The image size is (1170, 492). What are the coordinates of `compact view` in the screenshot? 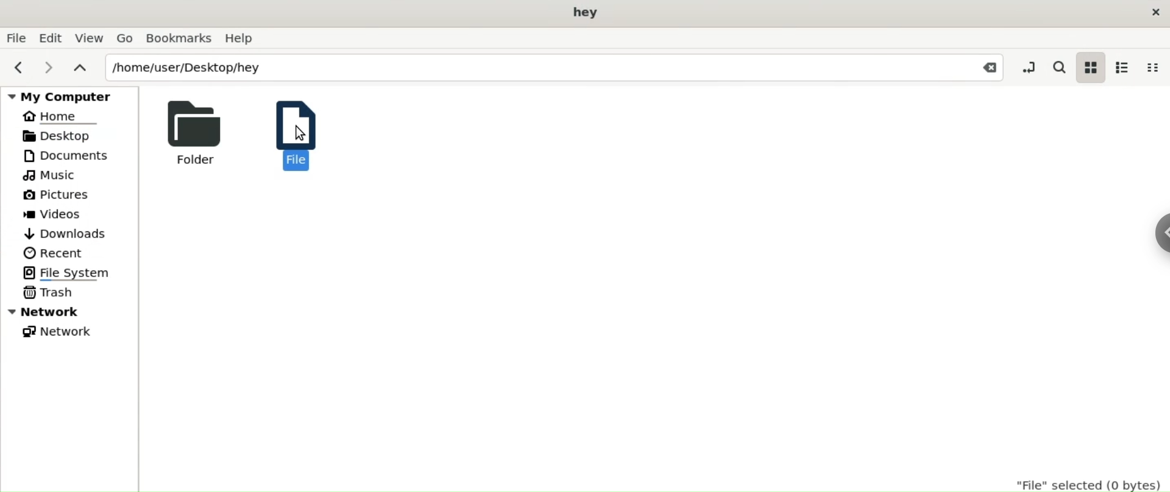 It's located at (1154, 68).